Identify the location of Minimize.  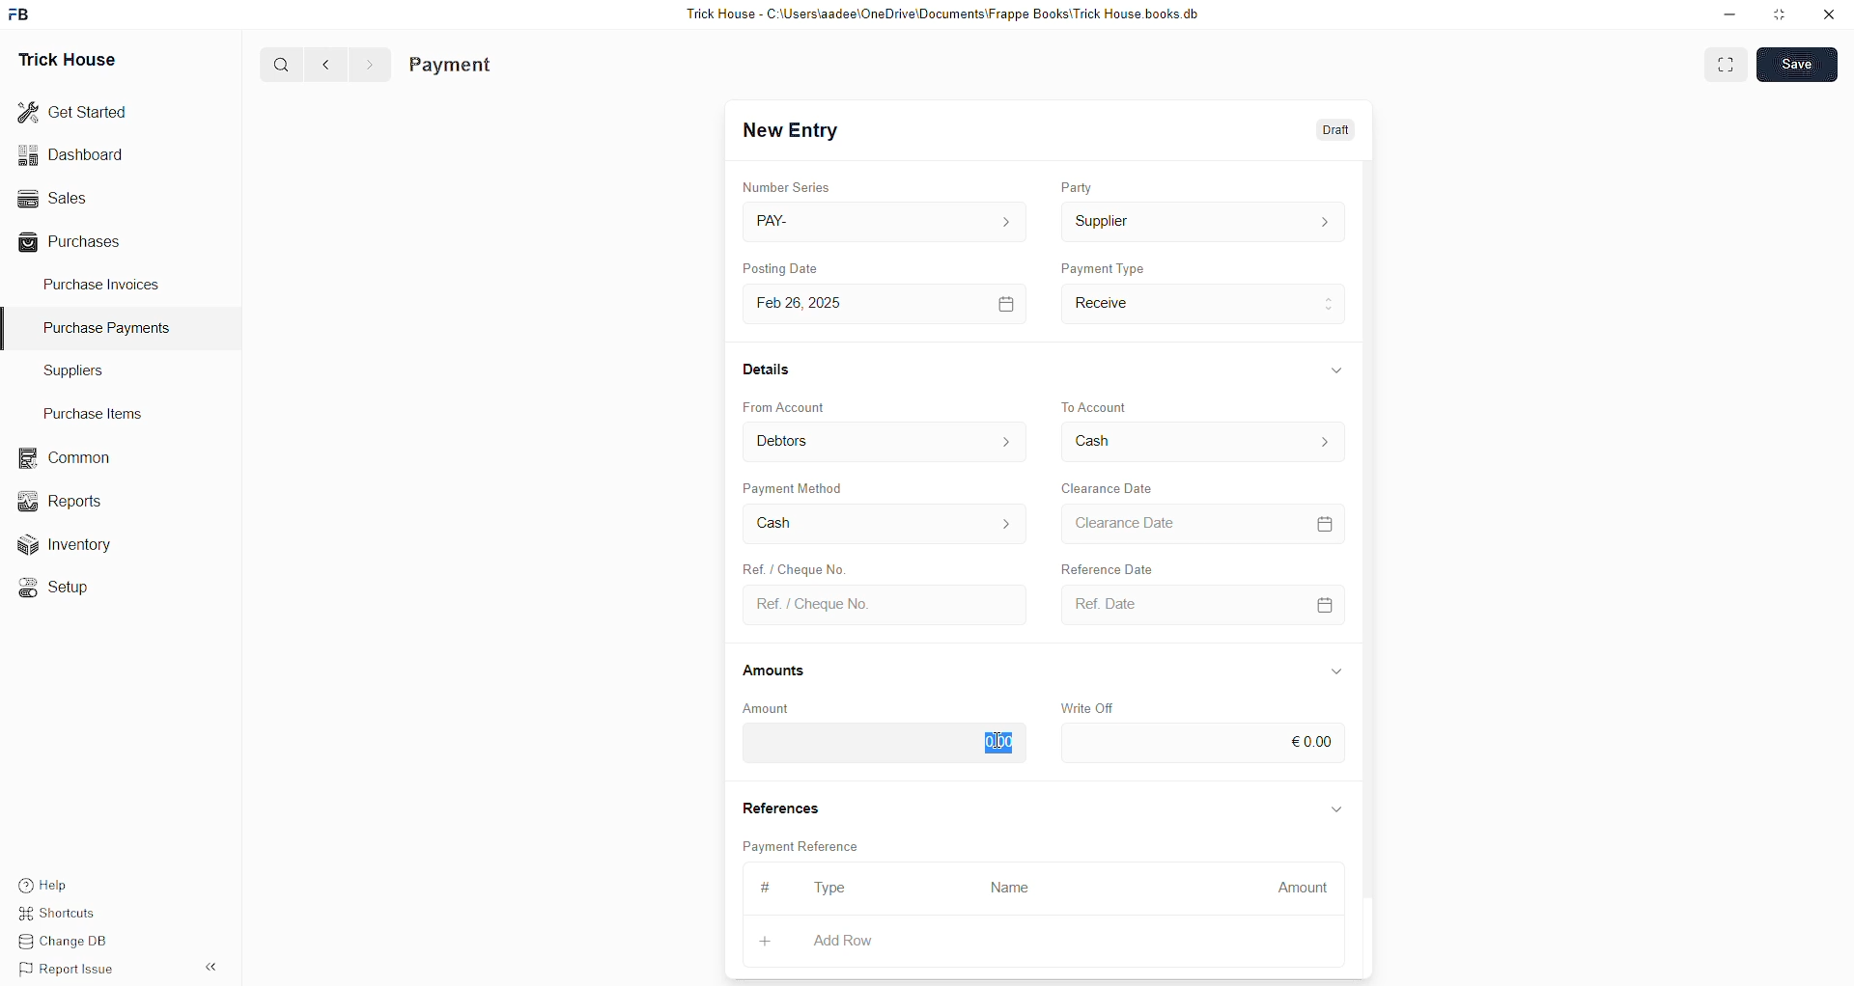
(1729, 15).